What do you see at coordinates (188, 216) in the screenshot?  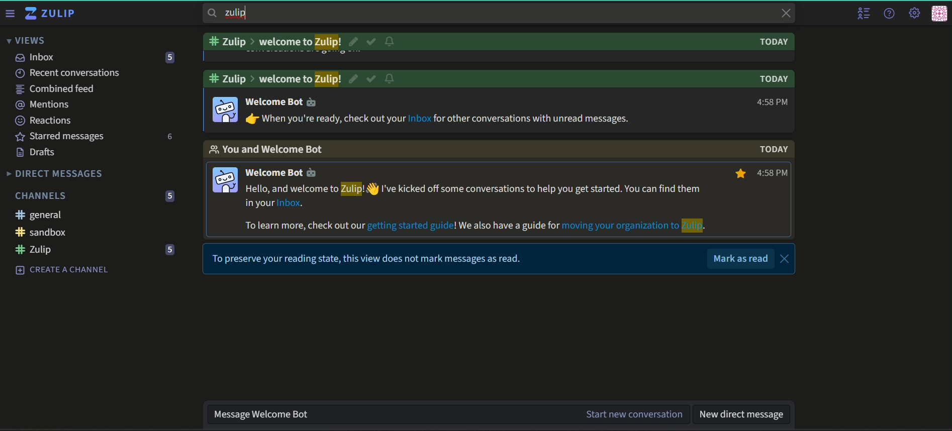 I see `options` at bounding box center [188, 216].